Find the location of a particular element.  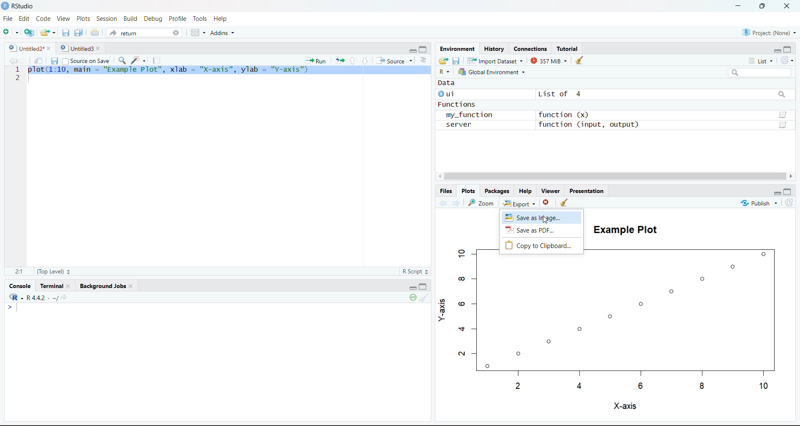

ui is located at coordinates (449, 94).